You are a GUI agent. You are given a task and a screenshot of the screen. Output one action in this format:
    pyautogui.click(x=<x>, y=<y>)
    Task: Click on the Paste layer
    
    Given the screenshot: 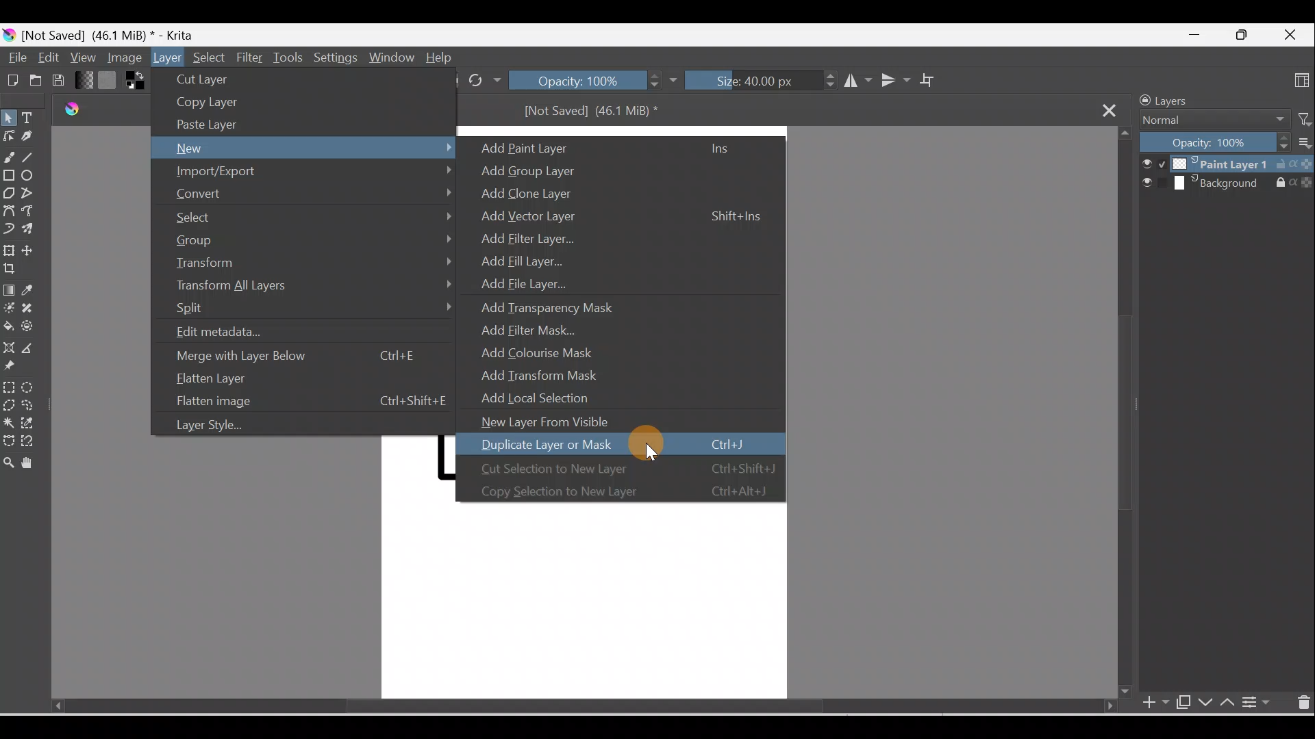 What is the action you would take?
    pyautogui.click(x=212, y=124)
    